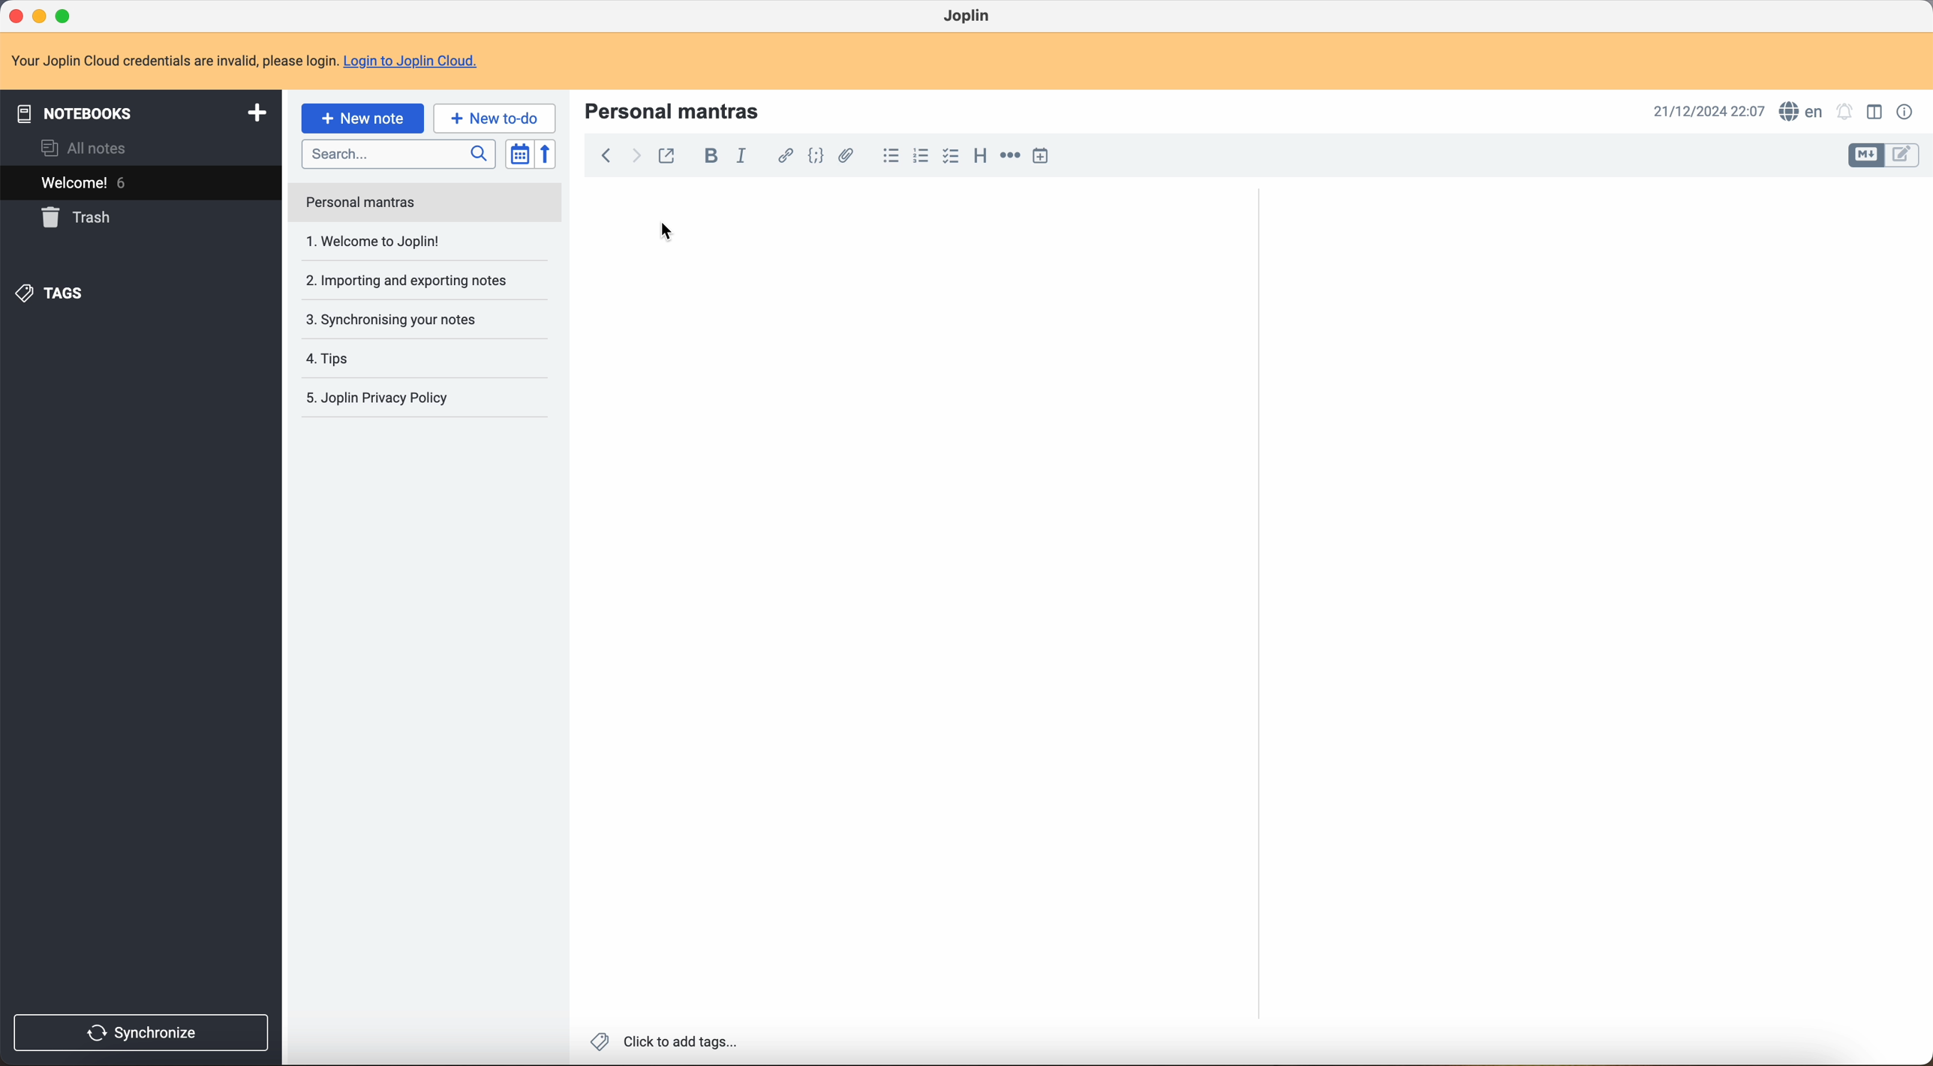 Image resolution: width=1933 pixels, height=1066 pixels. Describe the element at coordinates (382, 358) in the screenshot. I see `Joplin privacy policy` at that location.